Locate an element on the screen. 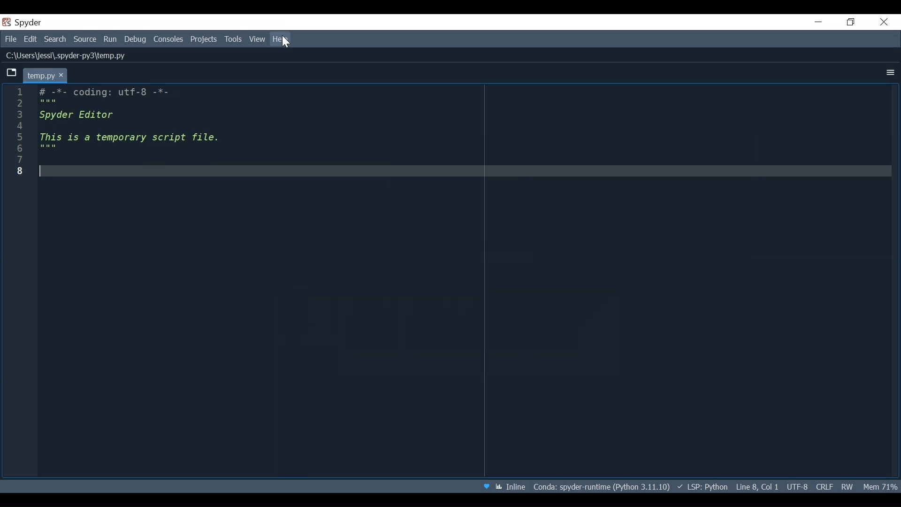  Current tab is located at coordinates (40, 75).